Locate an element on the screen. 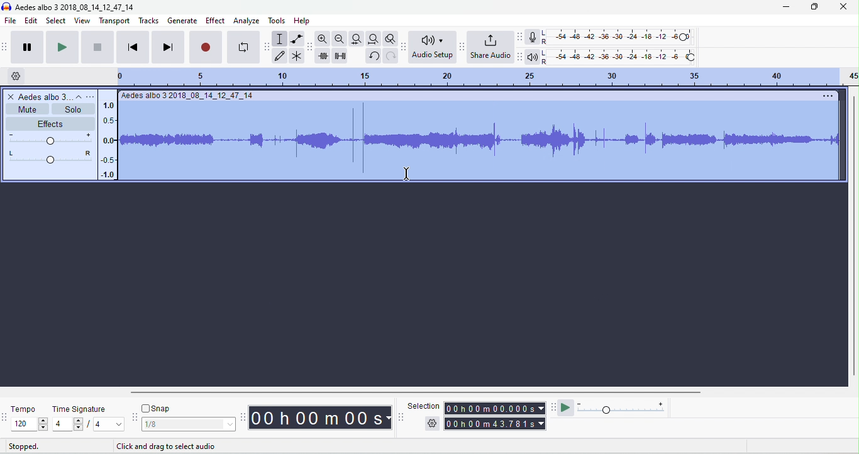 This screenshot has height=454, width=859. recording meter toolbar is located at coordinates (521, 36).